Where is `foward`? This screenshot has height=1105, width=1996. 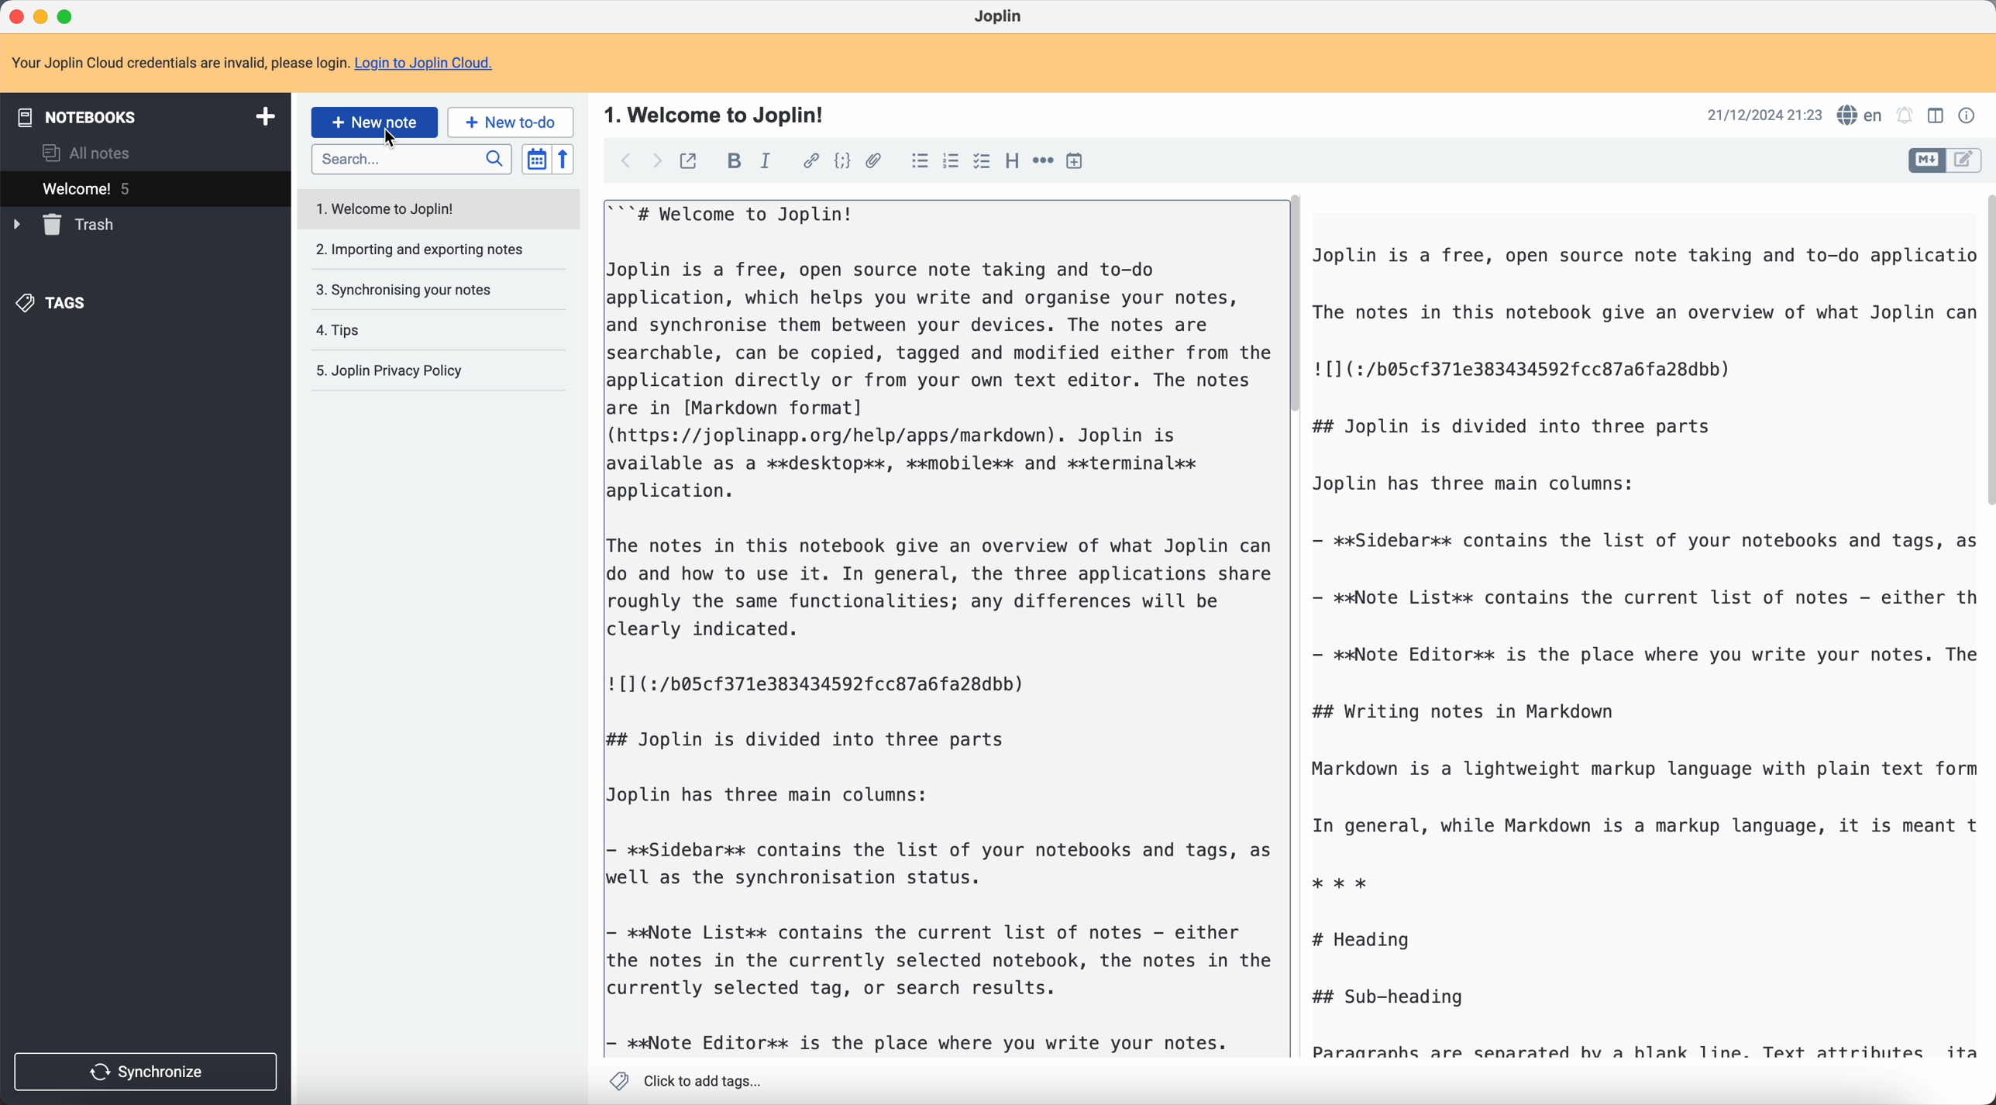 foward is located at coordinates (658, 162).